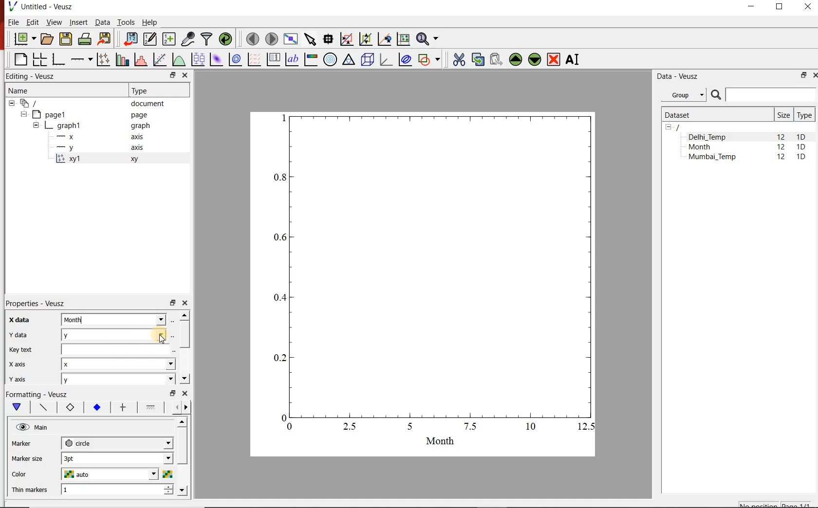 The height and width of the screenshot is (508, 818). Describe the element at coordinates (709, 137) in the screenshot. I see `Delhi_Temp` at that location.